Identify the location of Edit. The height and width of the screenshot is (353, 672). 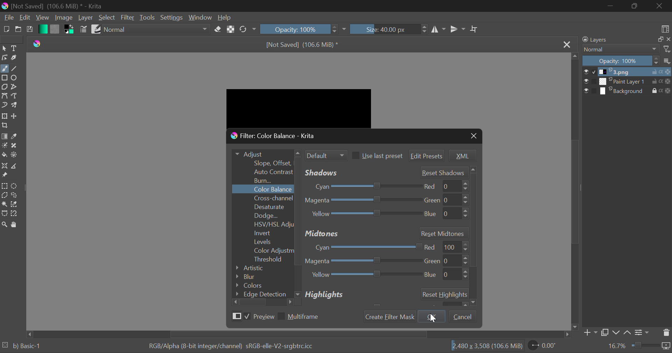
(24, 18).